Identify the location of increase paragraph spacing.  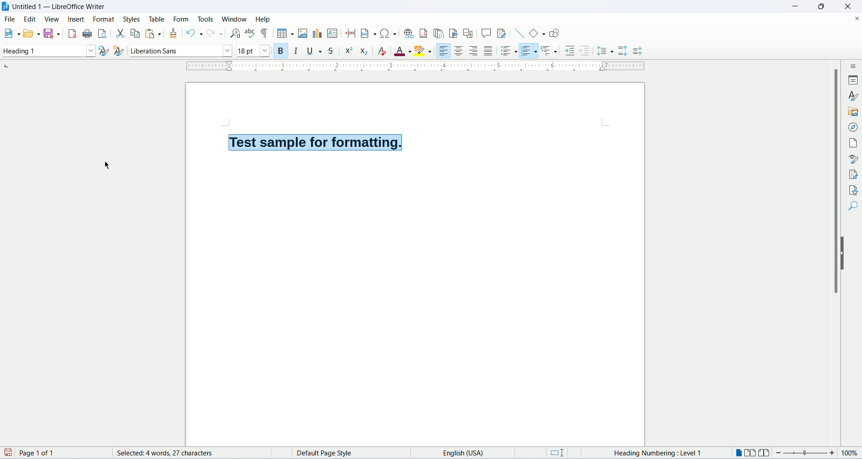
(623, 52).